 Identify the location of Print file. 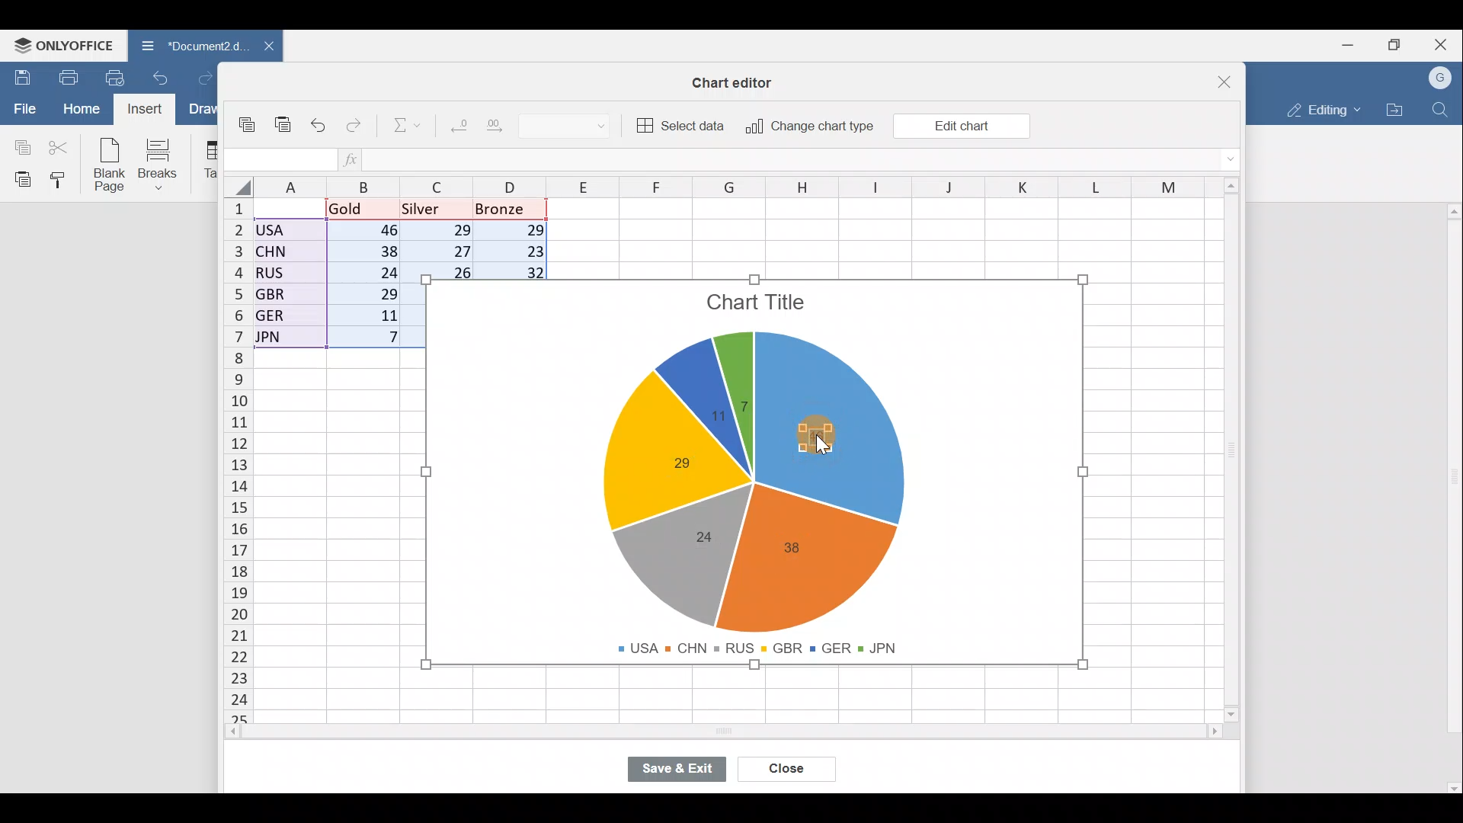
(67, 76).